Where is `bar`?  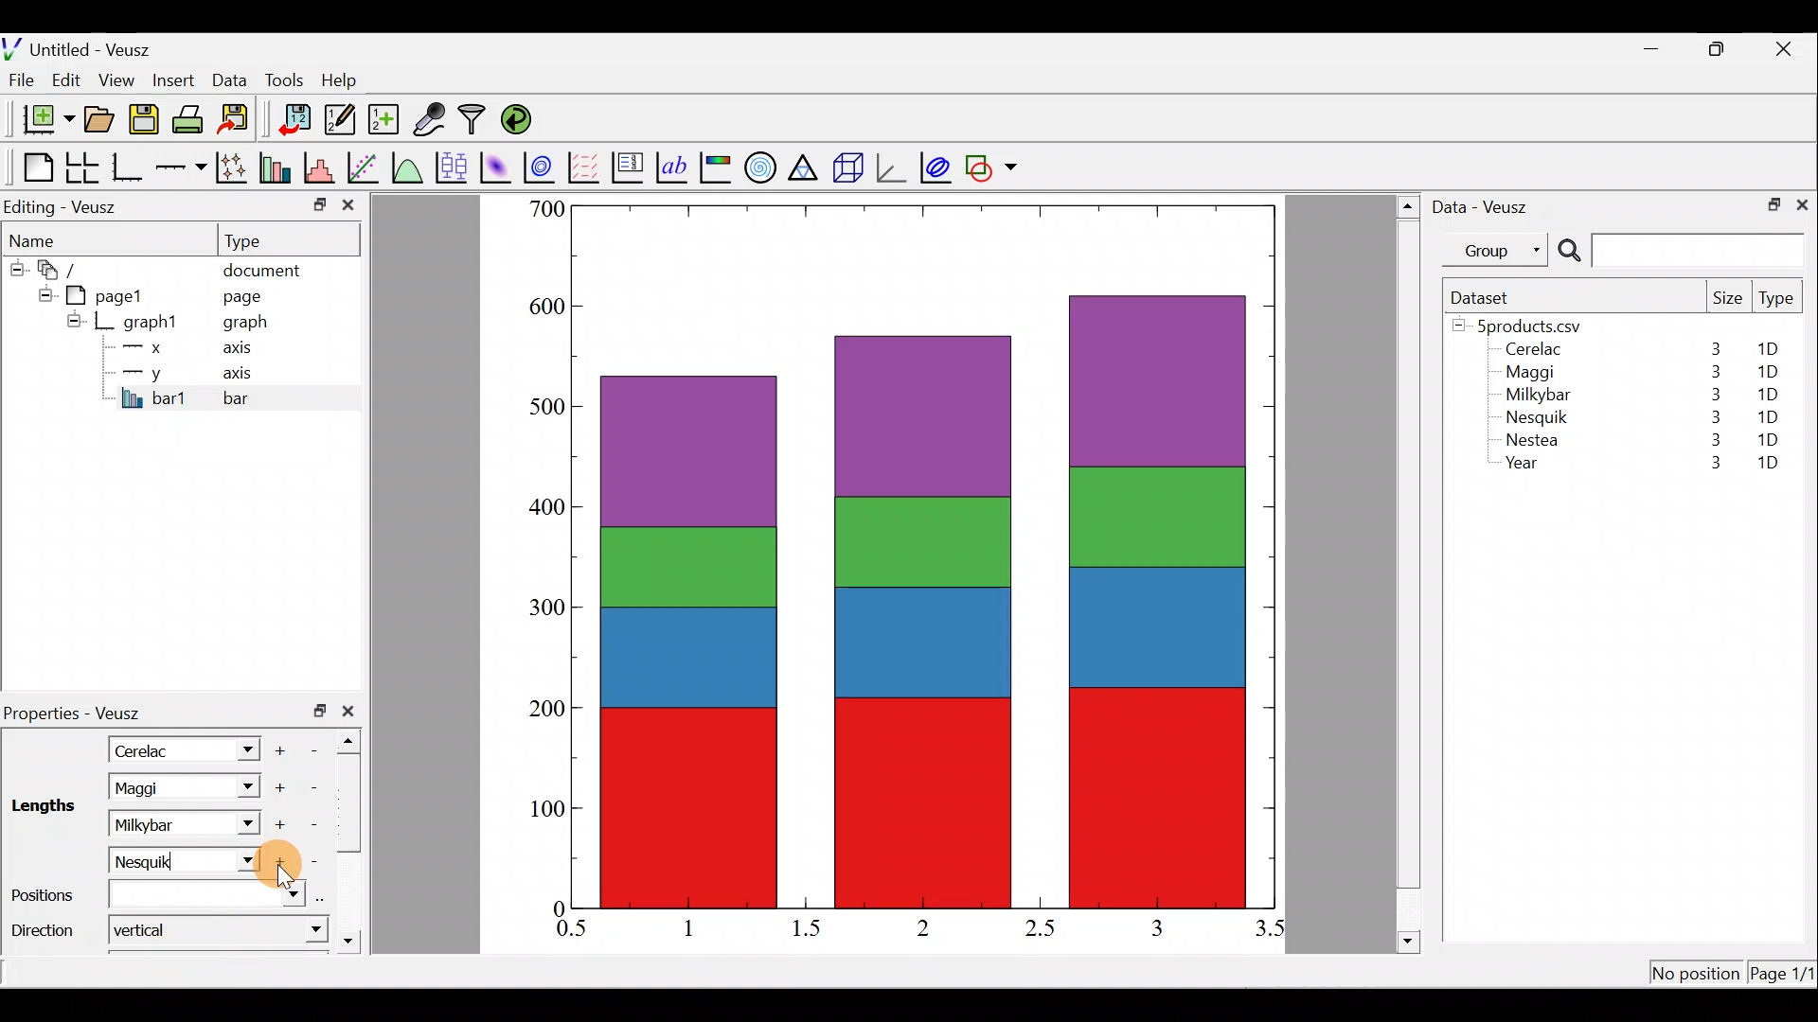
bar is located at coordinates (267, 397).